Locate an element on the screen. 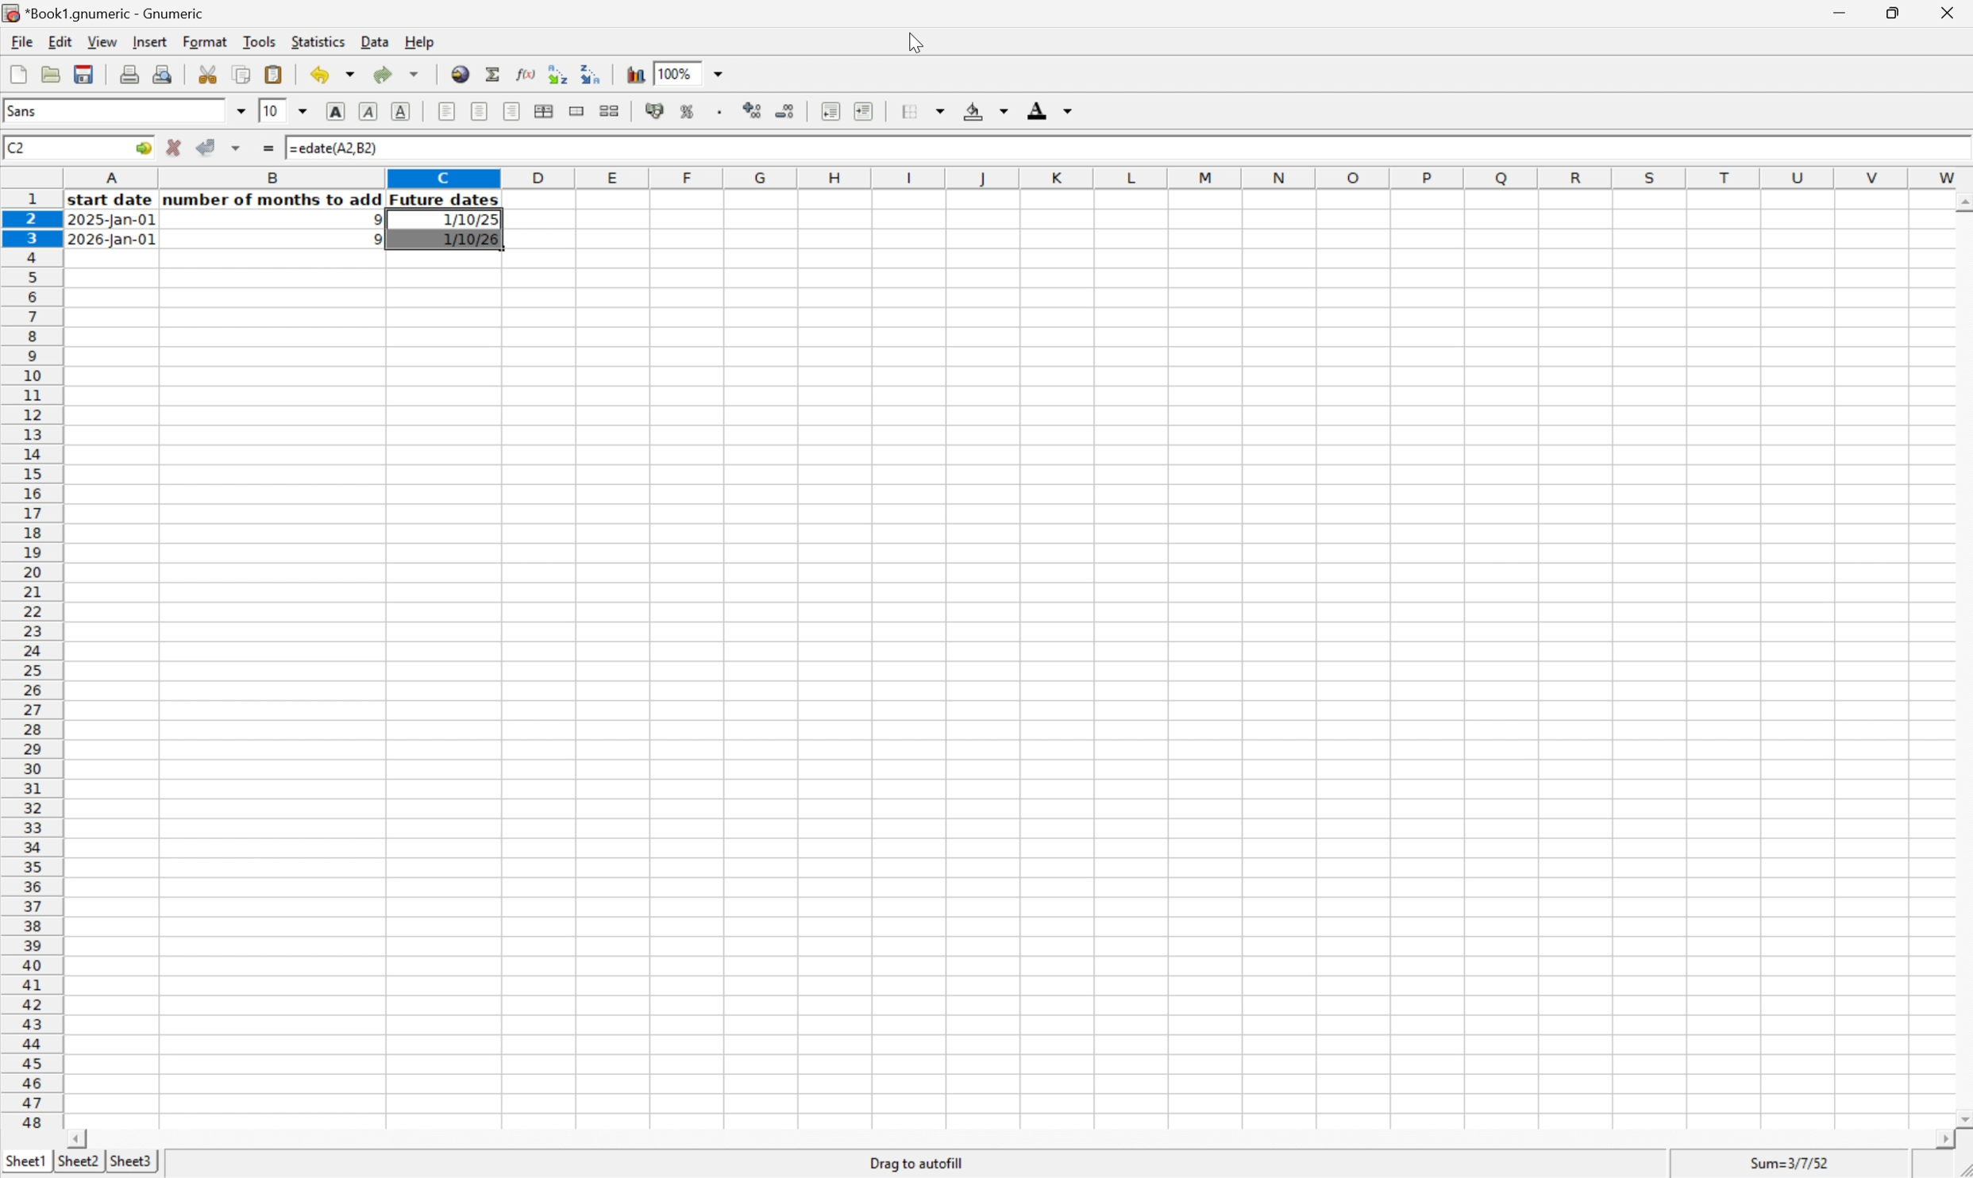 The image size is (1973, 1178). Minimize is located at coordinates (1837, 10).